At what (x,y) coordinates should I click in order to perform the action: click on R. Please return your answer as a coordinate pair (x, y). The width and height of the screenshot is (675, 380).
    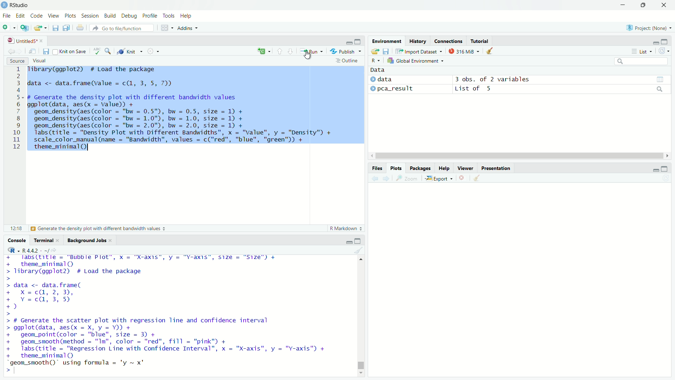
    Looking at the image, I should click on (12, 250).